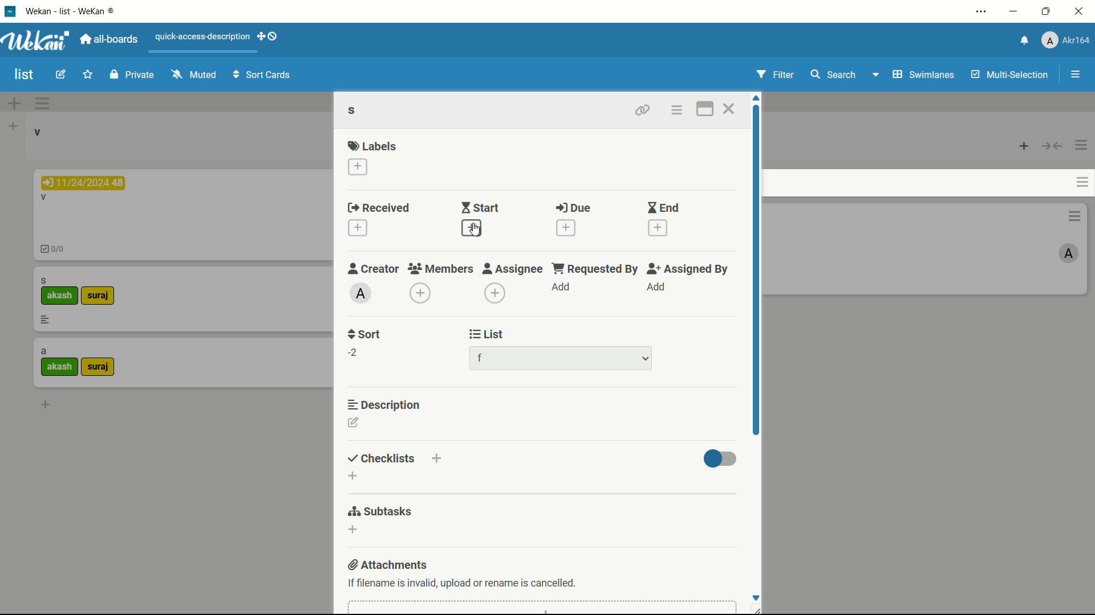  Describe the element at coordinates (36, 132) in the screenshot. I see `list name` at that location.